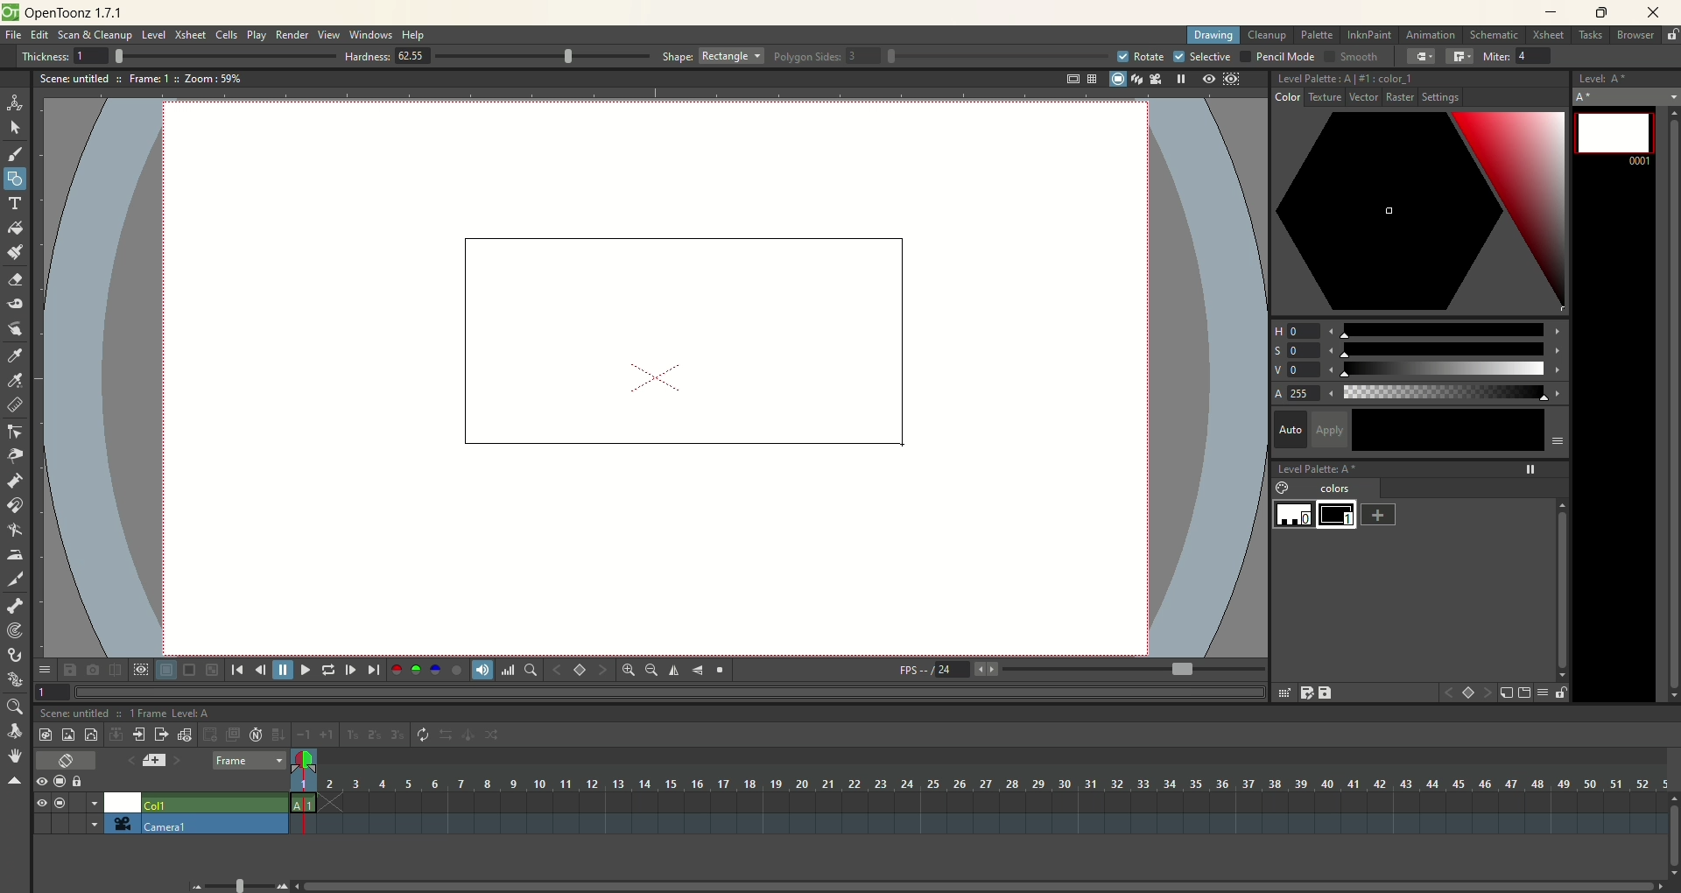 This screenshot has width=1681, height=893. What do you see at coordinates (140, 735) in the screenshot?
I see `open sub-Xsheet` at bounding box center [140, 735].